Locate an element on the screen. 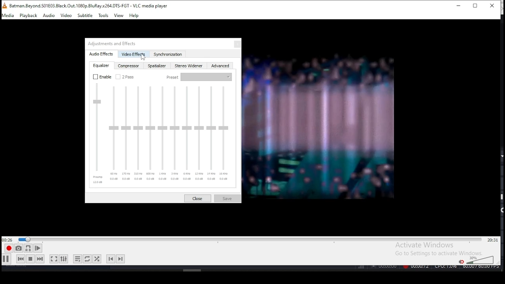 Image resolution: width=505 pixels, height=284 pixels. media is located at coordinates (8, 15).